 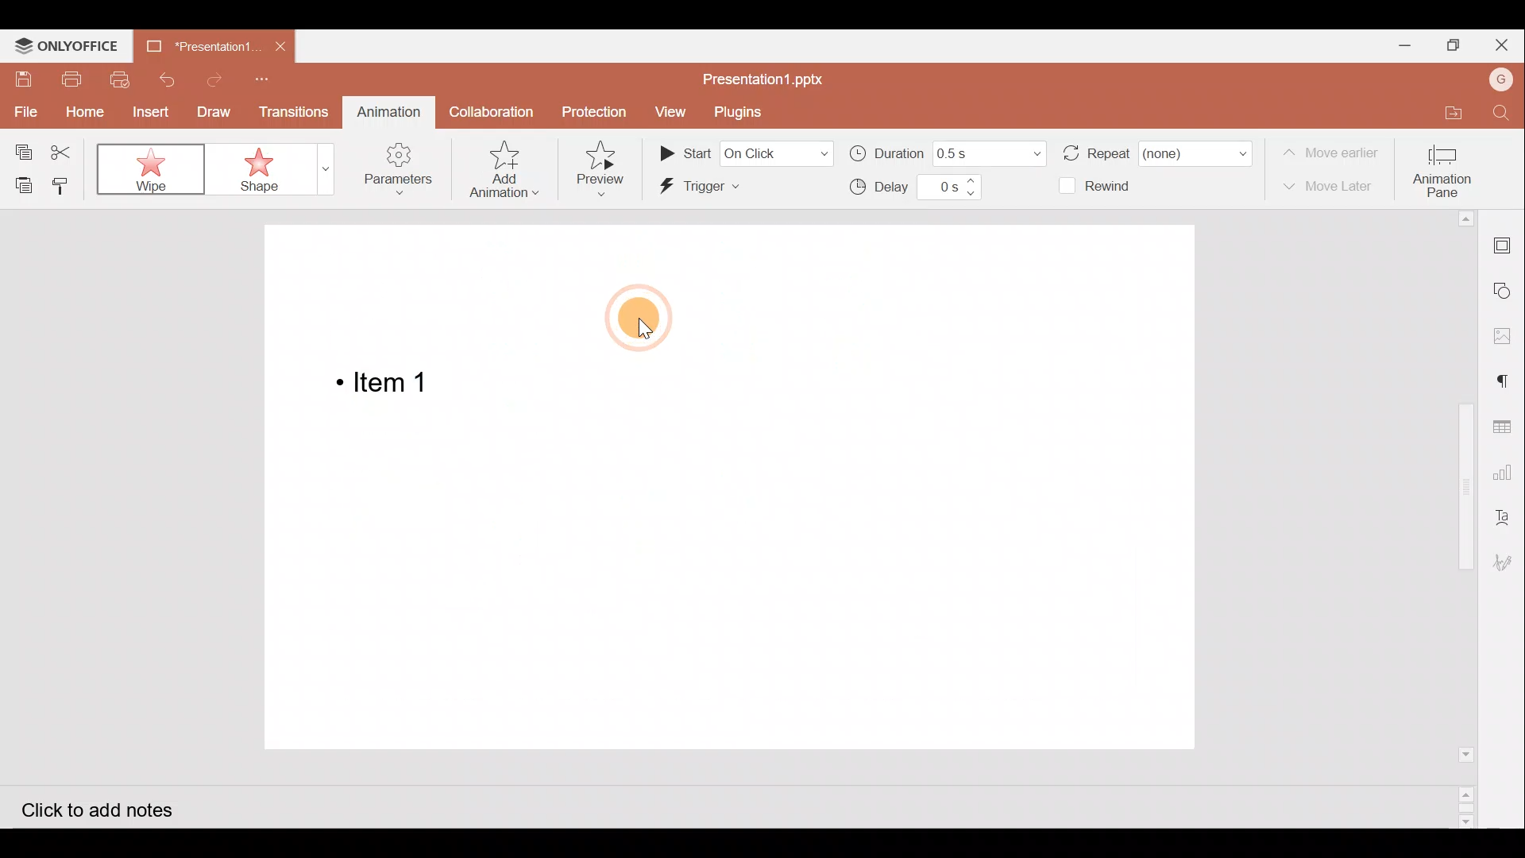 I want to click on Print file, so click(x=71, y=76).